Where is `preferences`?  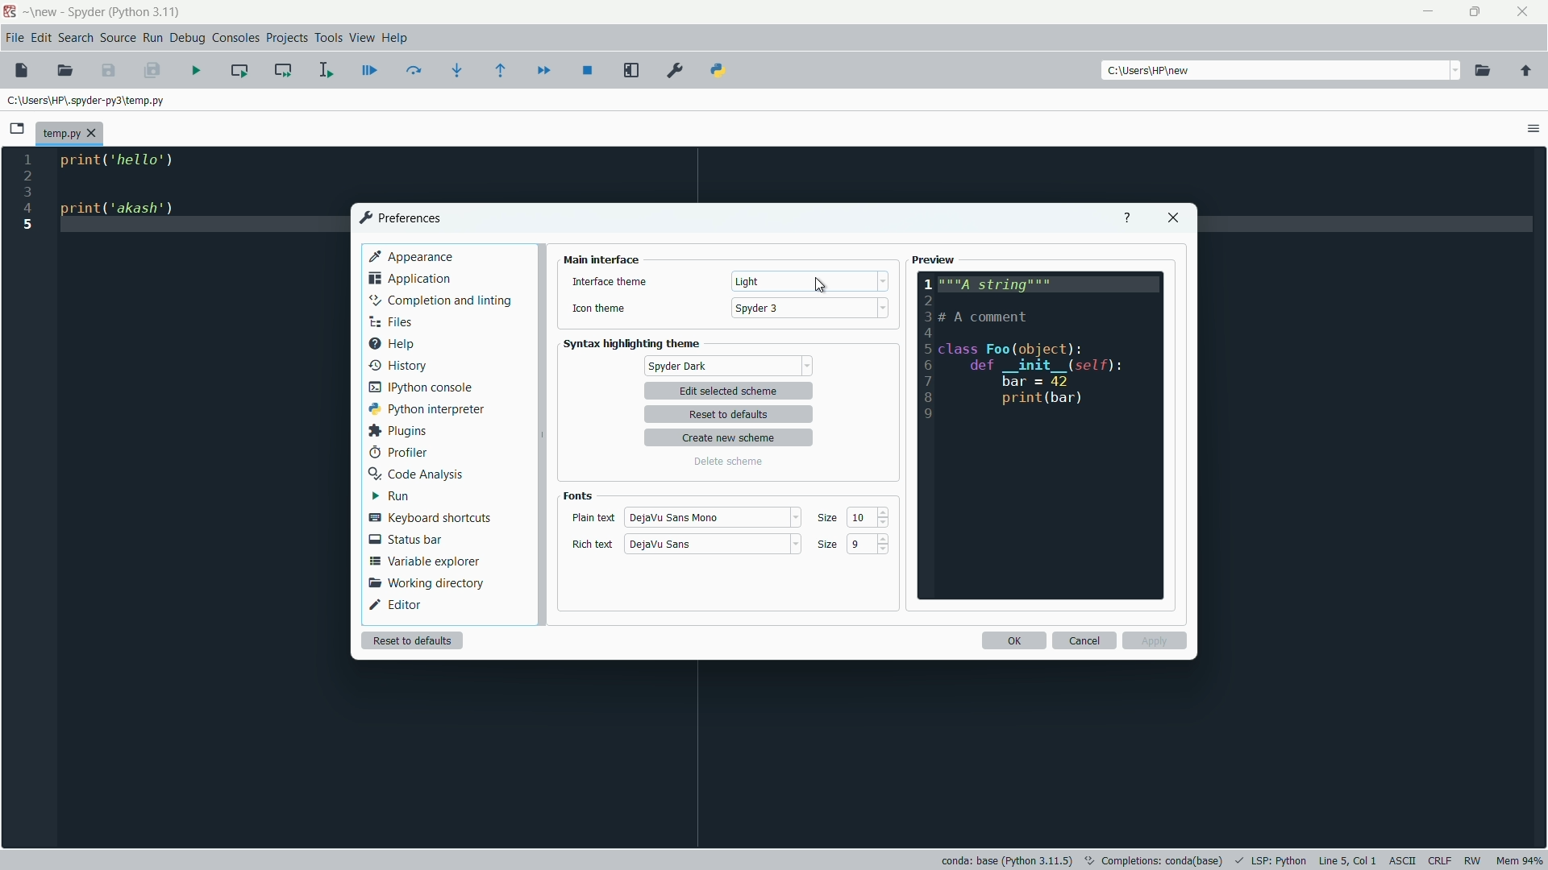 preferences is located at coordinates (398, 217).